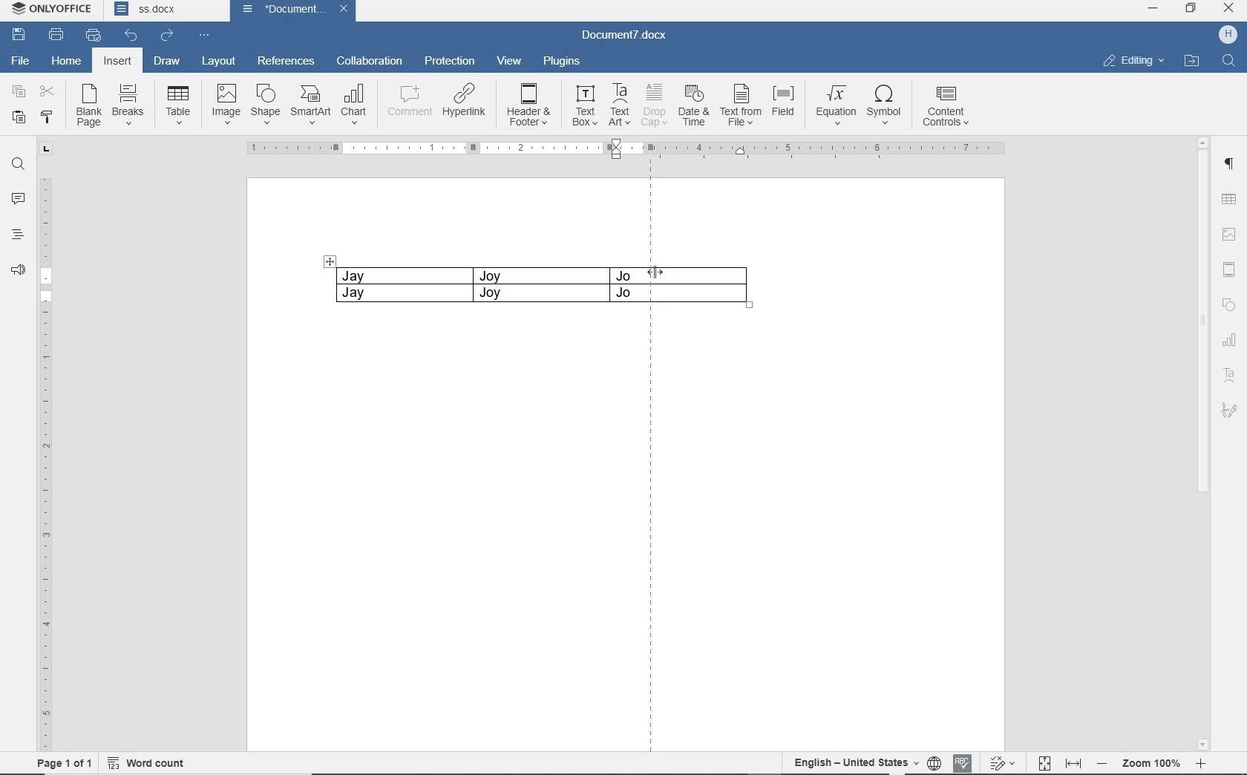  I want to click on HYPERLINK, so click(465, 103).